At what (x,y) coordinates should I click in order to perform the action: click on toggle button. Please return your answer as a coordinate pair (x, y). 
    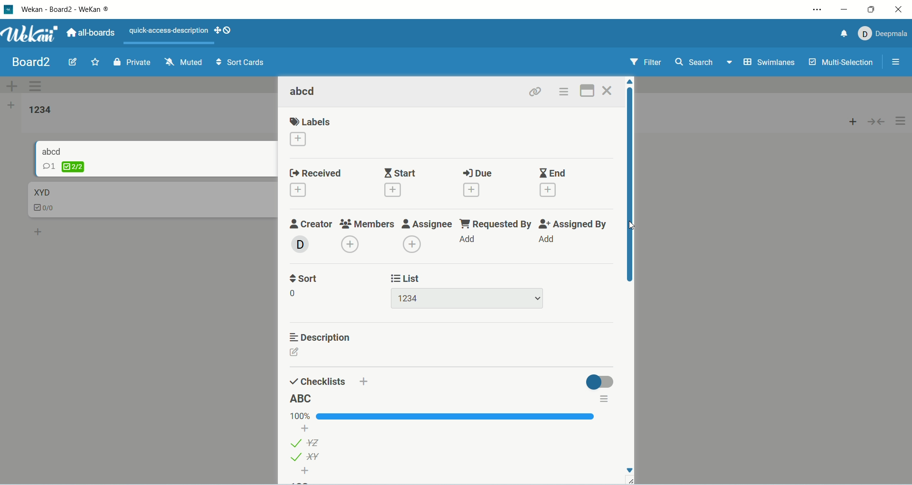
    Looking at the image, I should click on (599, 380).